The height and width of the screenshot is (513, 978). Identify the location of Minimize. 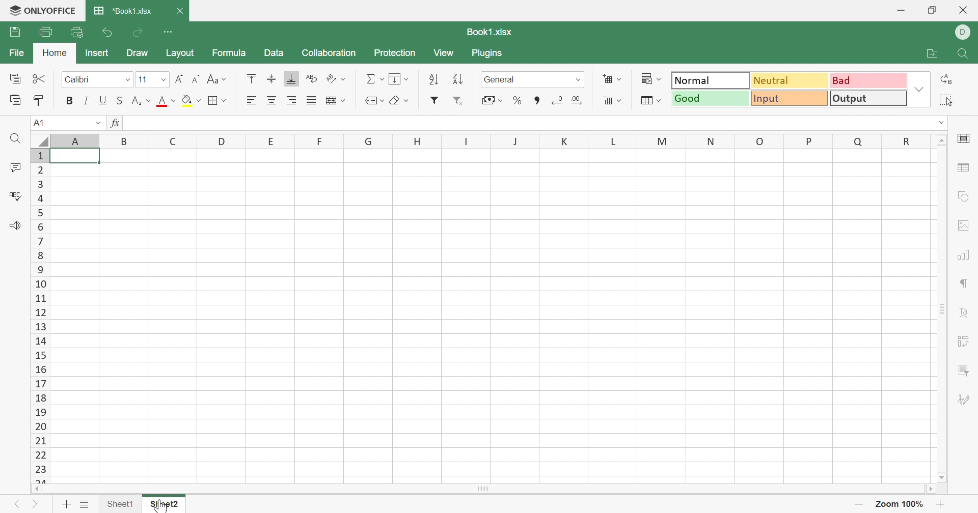
(898, 10).